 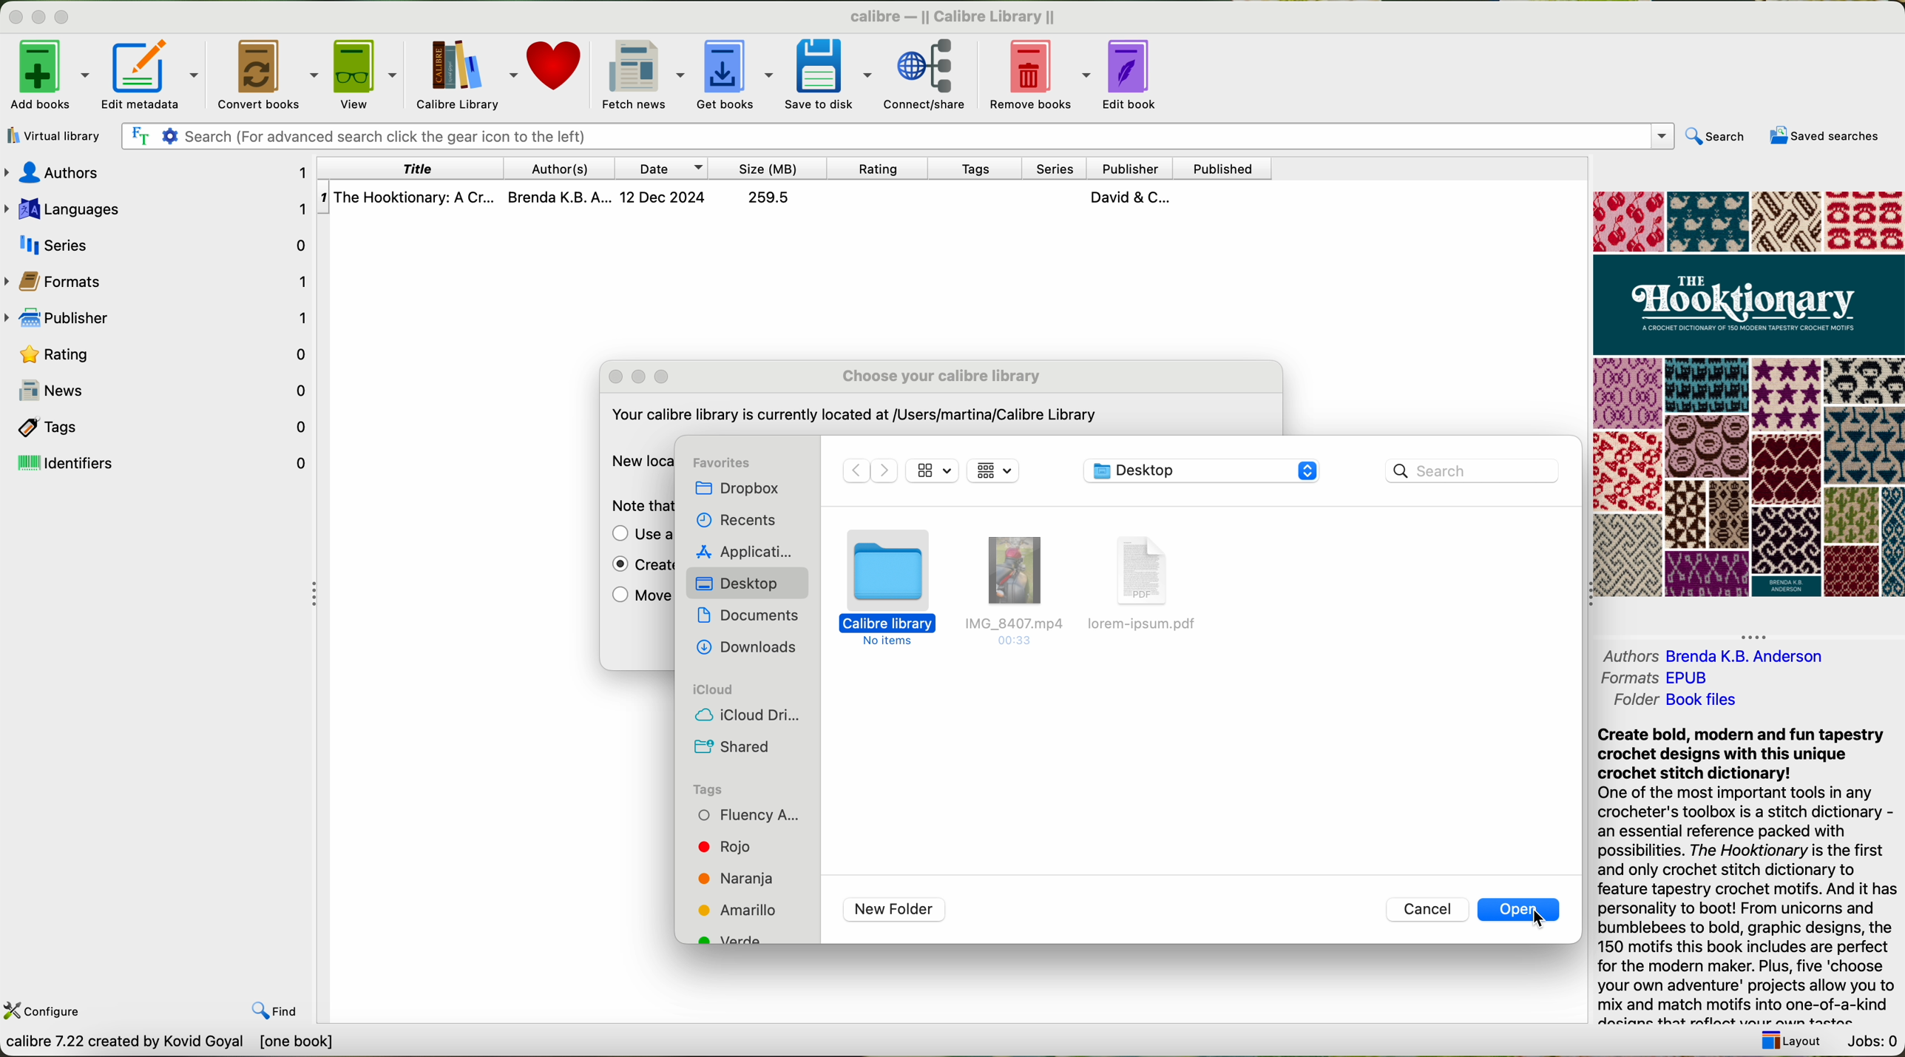 I want to click on icloud drive, so click(x=748, y=717).